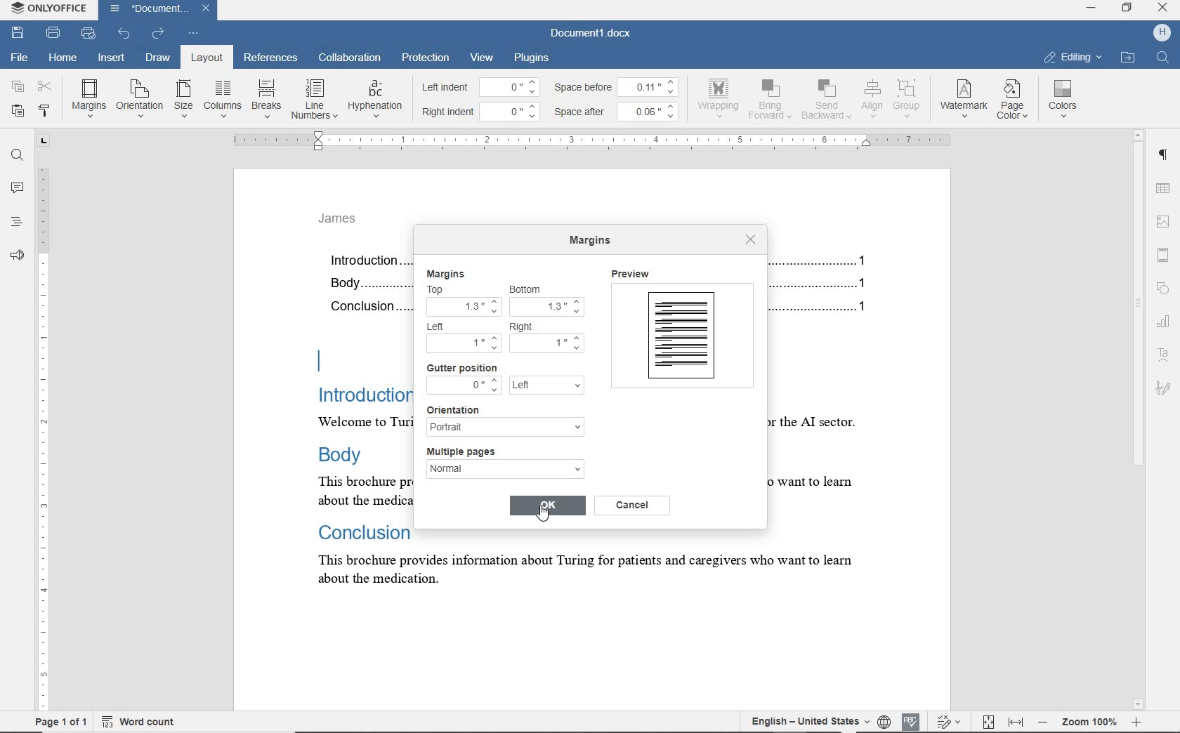  What do you see at coordinates (1139, 420) in the screenshot?
I see `scrollbar` at bounding box center [1139, 420].